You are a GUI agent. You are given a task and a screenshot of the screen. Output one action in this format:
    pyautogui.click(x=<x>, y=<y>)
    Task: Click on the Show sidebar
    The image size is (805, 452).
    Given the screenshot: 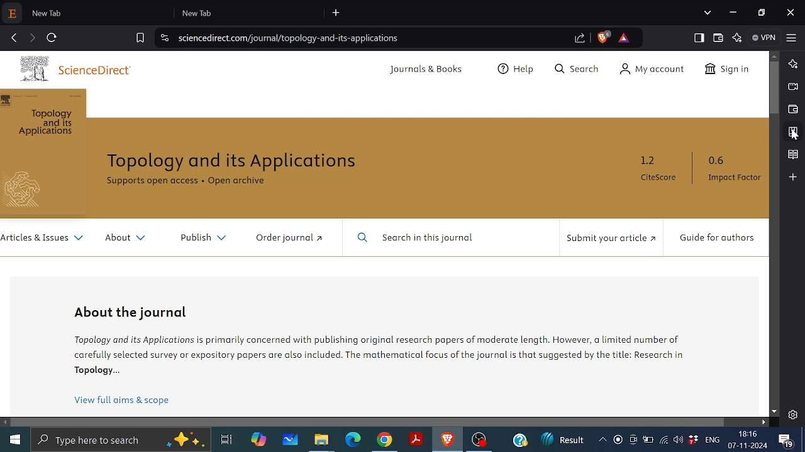 What is the action you would take?
    pyautogui.click(x=697, y=38)
    